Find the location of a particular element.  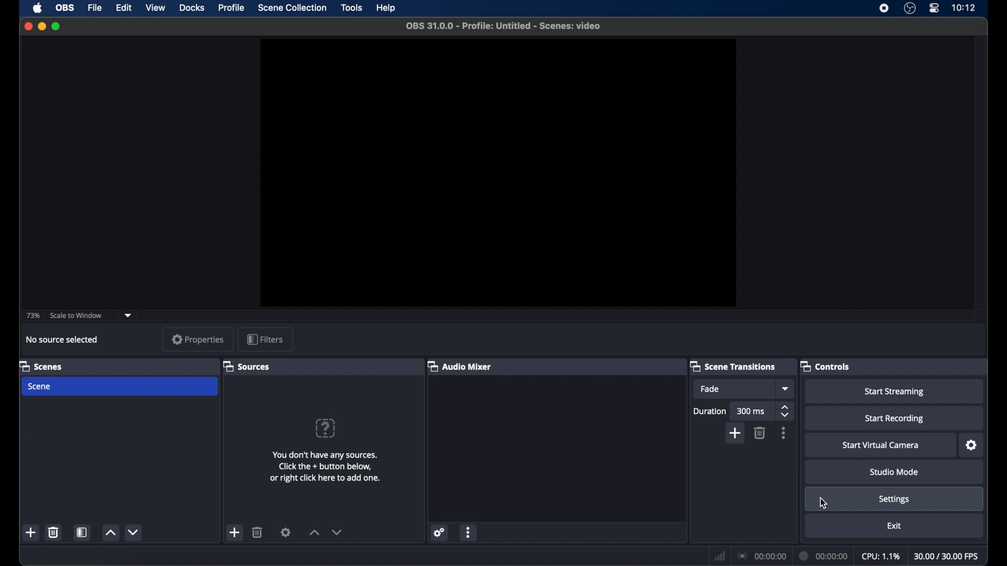

increment is located at coordinates (315, 532).